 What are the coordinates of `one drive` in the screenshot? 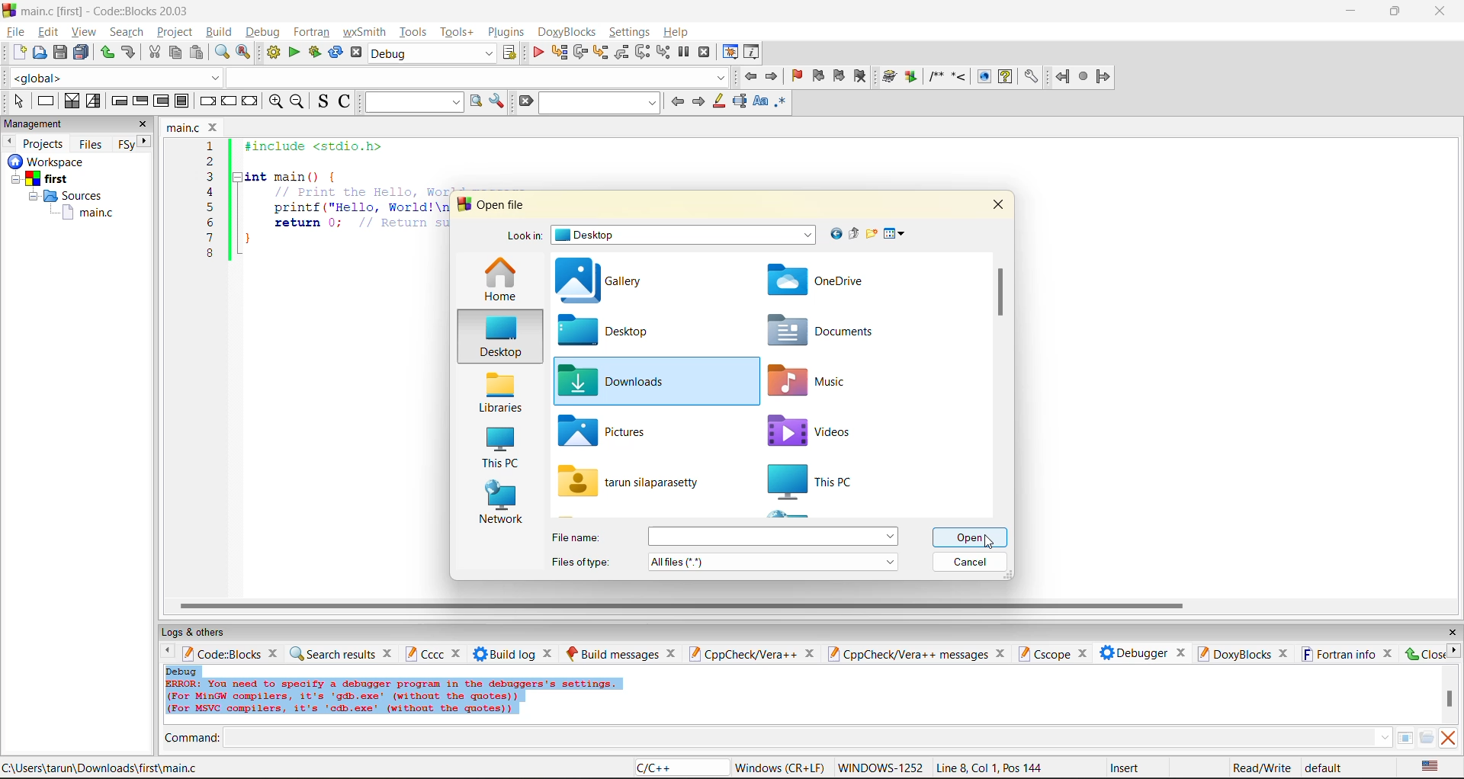 It's located at (819, 281).